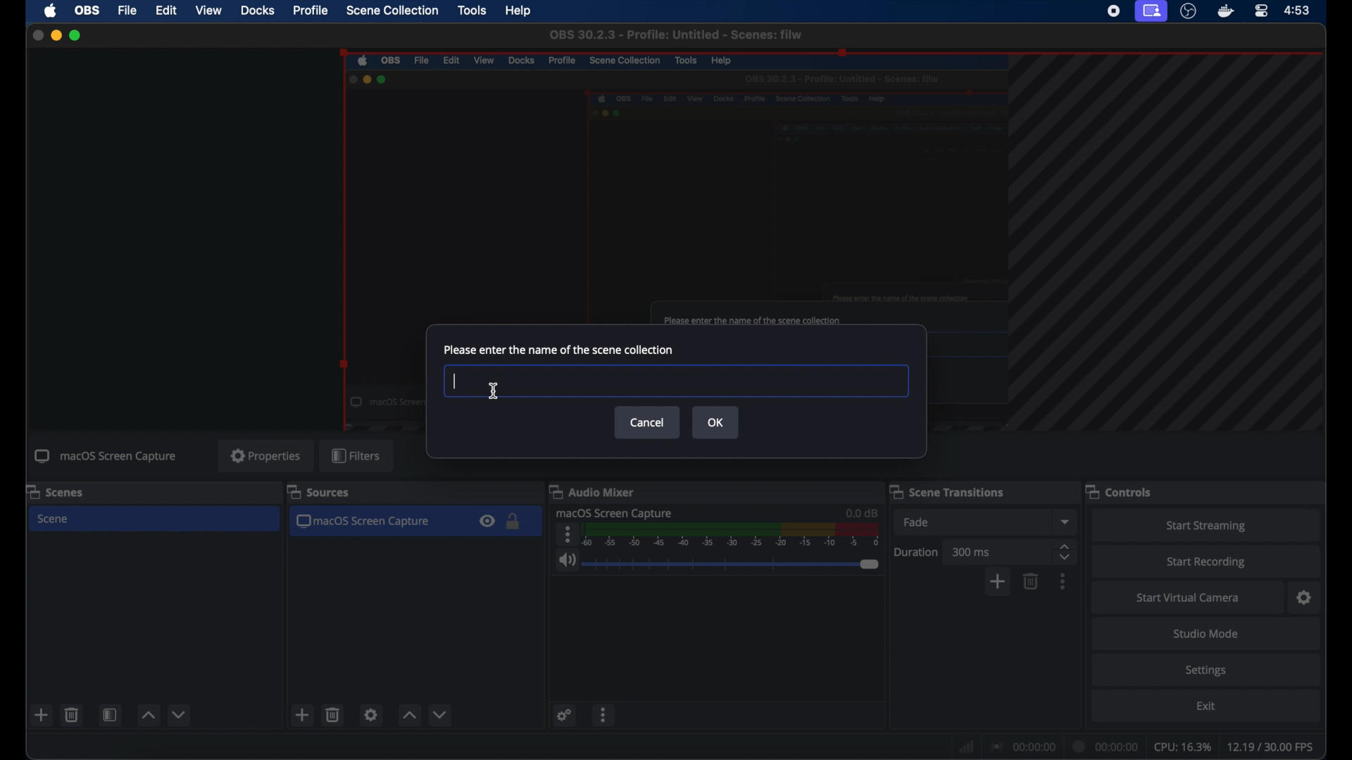 The height and width of the screenshot is (760, 1352). I want to click on minimize, so click(56, 35).